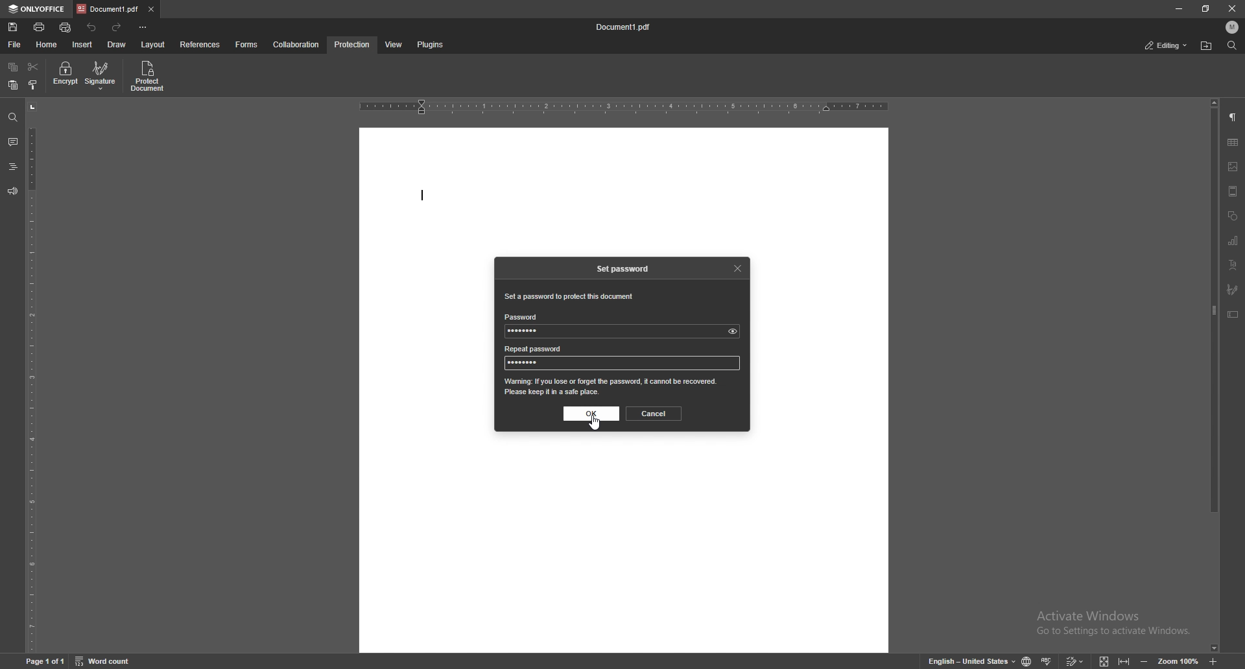 Image resolution: width=1245 pixels, height=669 pixels. Describe the element at coordinates (591, 414) in the screenshot. I see `ok` at that location.